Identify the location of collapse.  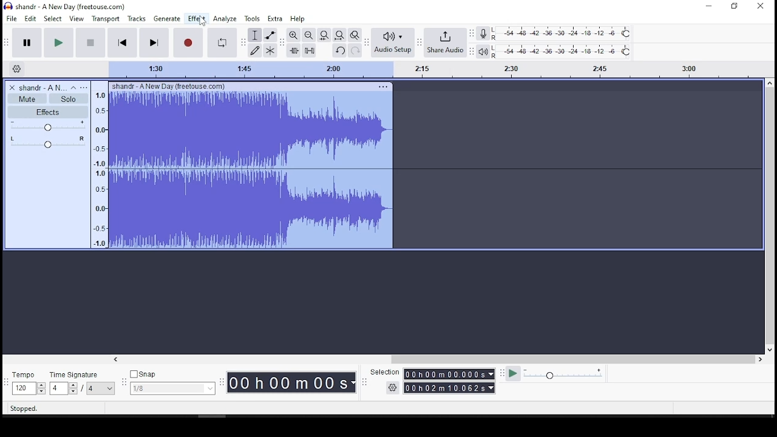
(73, 87).